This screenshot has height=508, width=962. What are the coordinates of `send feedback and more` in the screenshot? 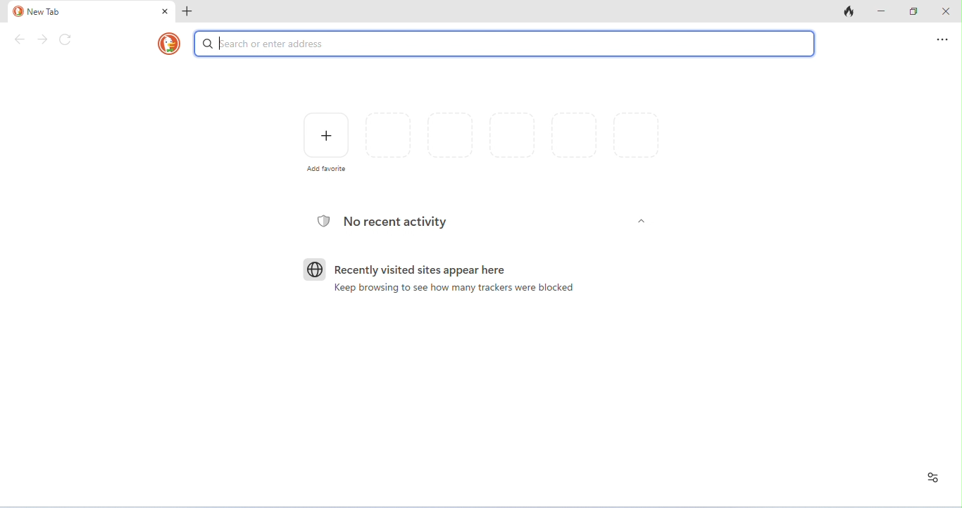 It's located at (942, 39).